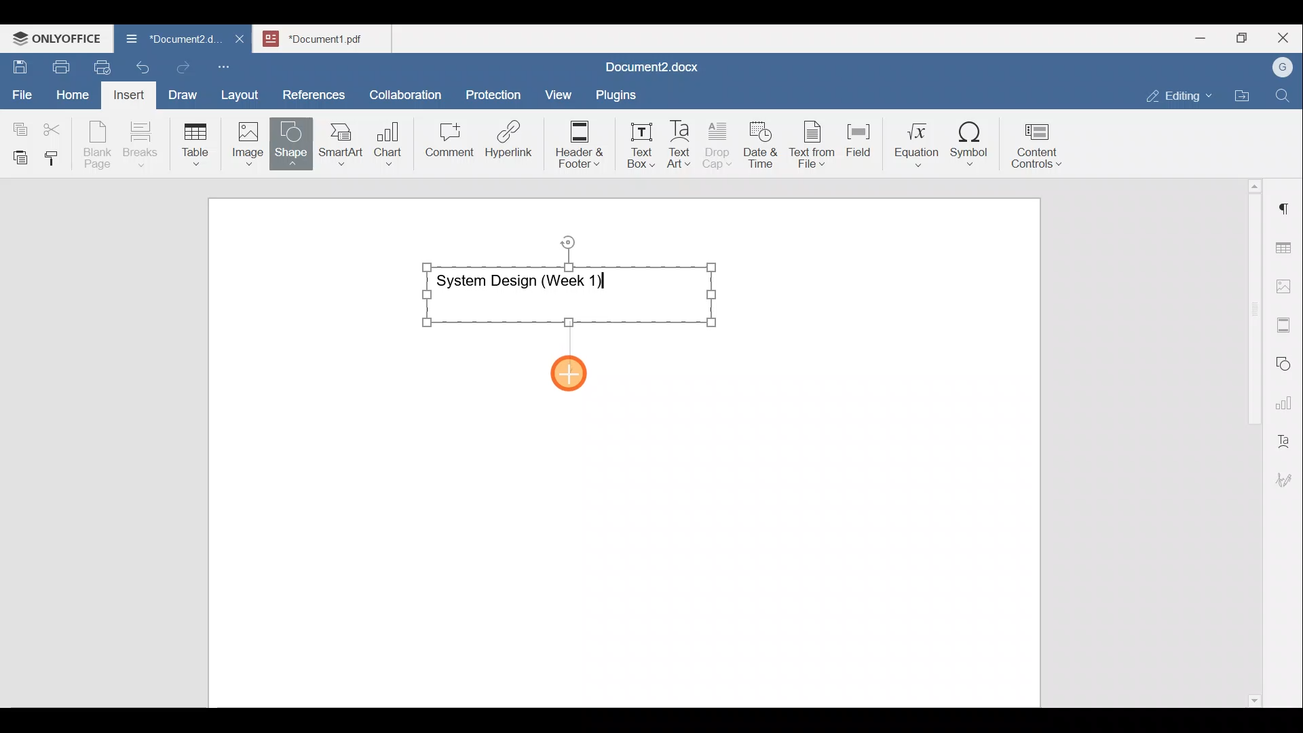 The image size is (1303, 733). I want to click on Protection, so click(497, 93).